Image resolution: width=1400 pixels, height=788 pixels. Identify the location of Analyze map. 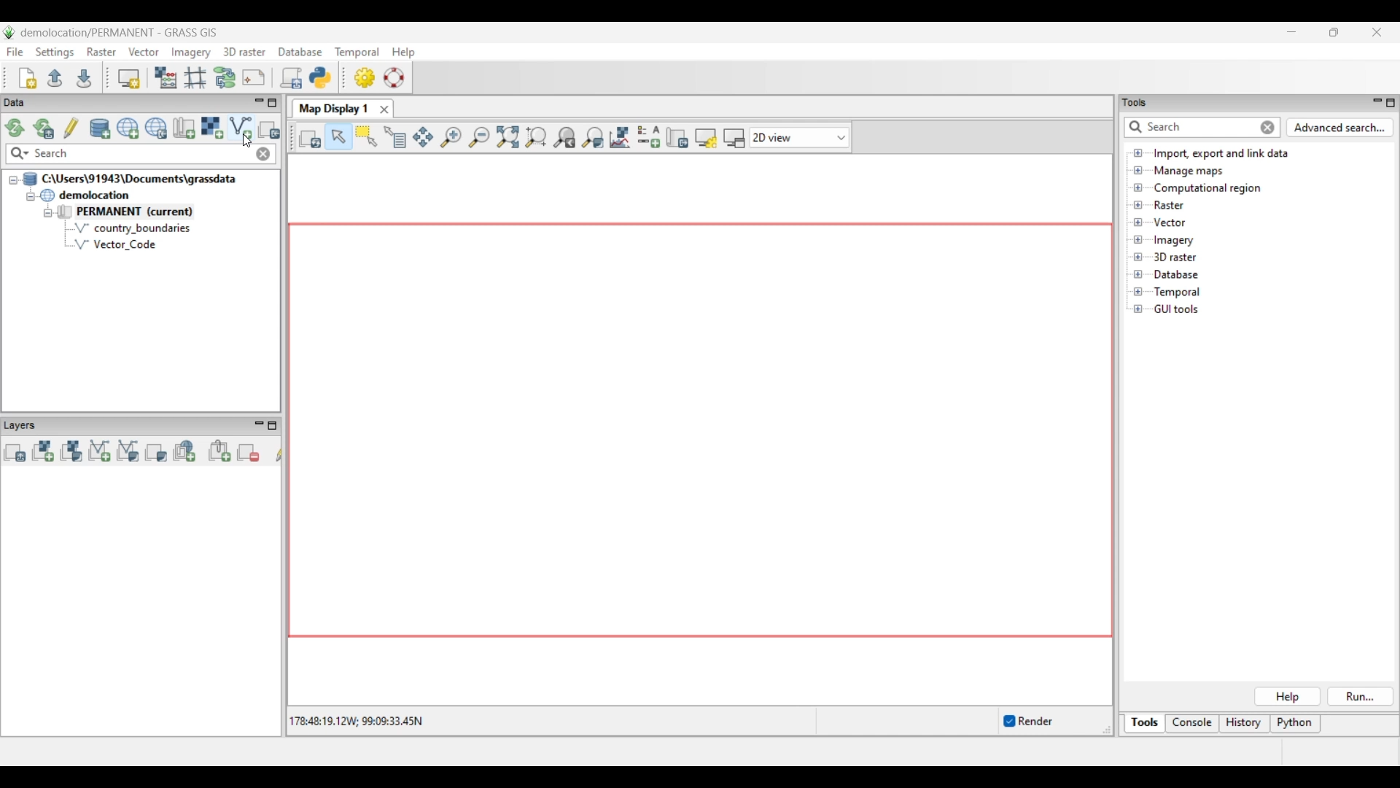
(620, 137).